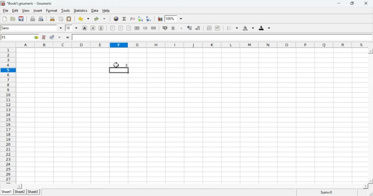 This screenshot has height=196, width=373. Describe the element at coordinates (145, 28) in the screenshot. I see `Merge cells` at that location.